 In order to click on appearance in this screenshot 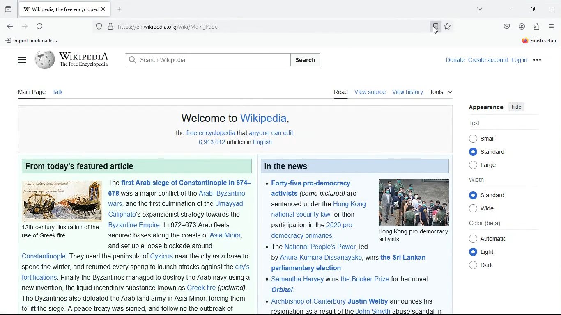, I will do `click(487, 108)`.